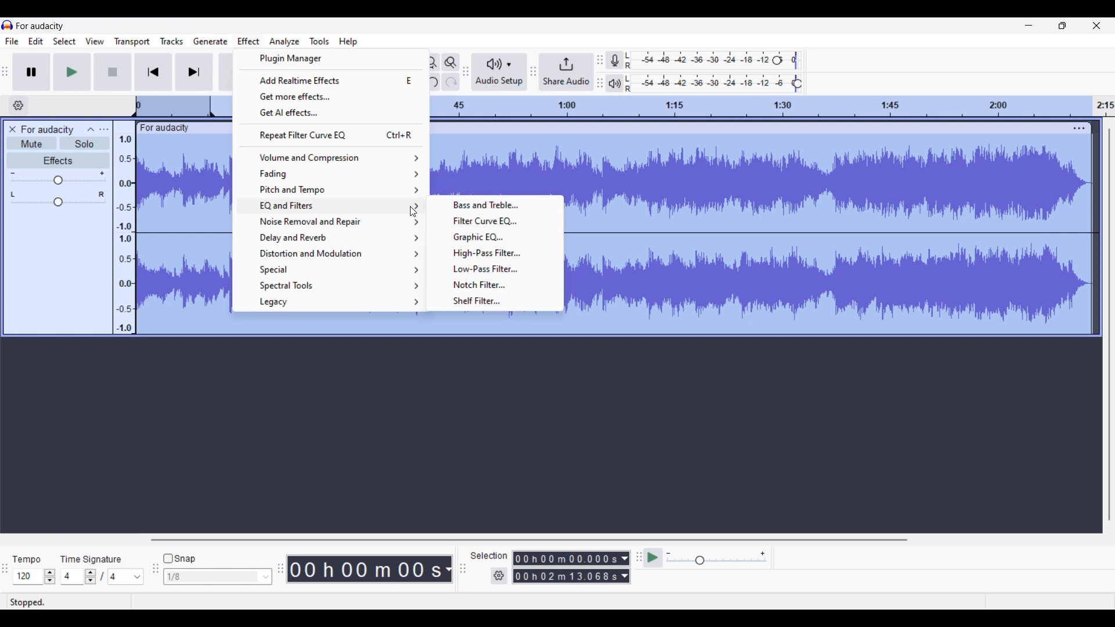 The height and width of the screenshot is (627, 1115). I want to click on Snap toggle, so click(179, 558).